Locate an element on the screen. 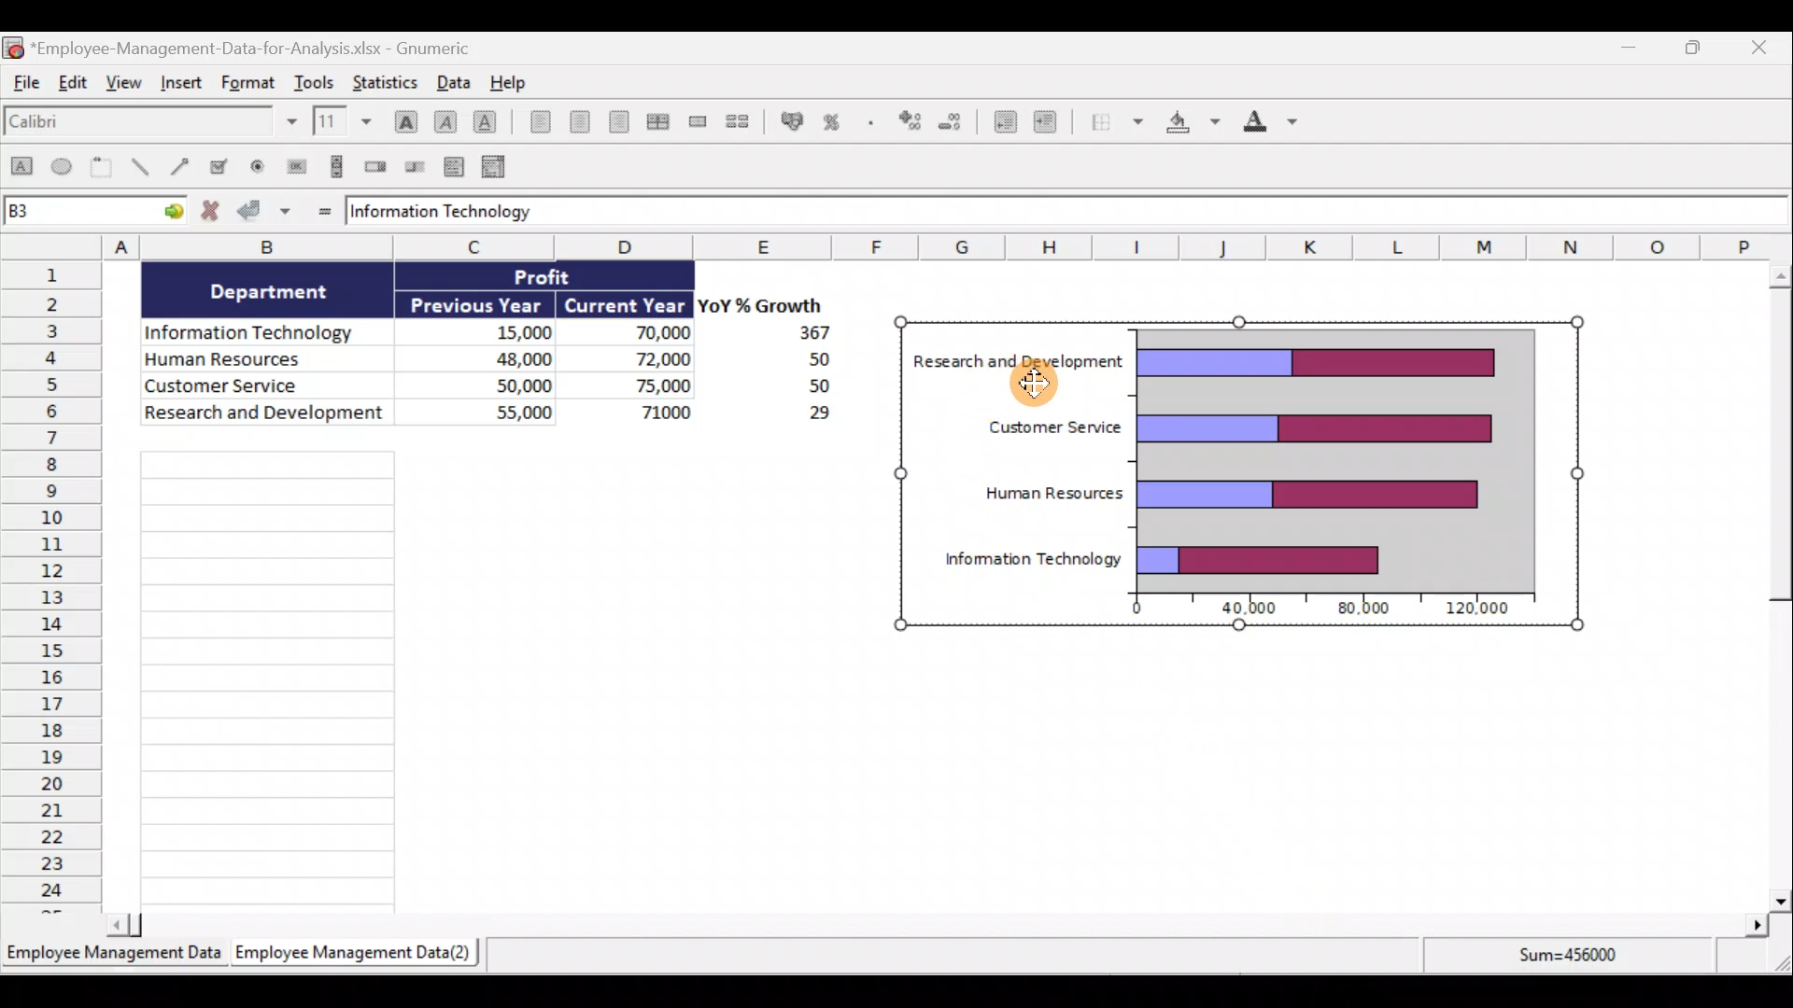  50,000 is located at coordinates (504, 384).